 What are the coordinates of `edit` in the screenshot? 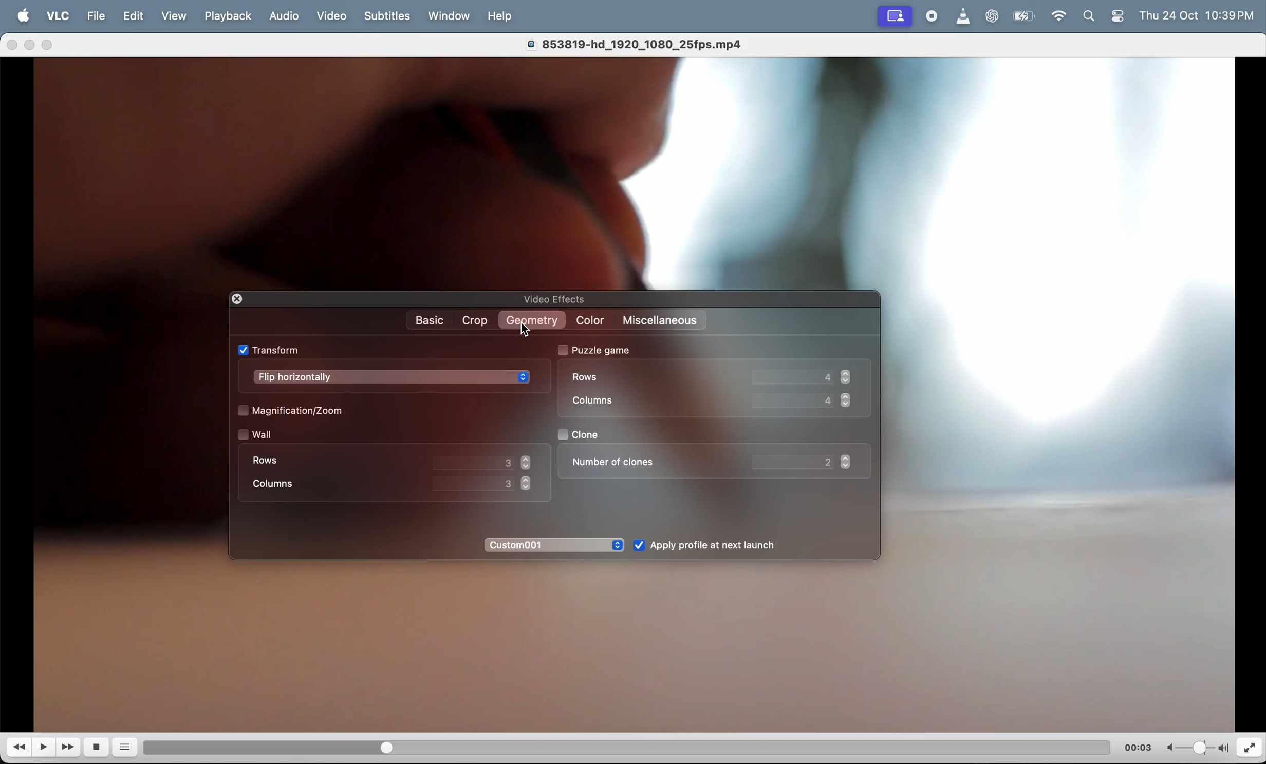 It's located at (138, 16).